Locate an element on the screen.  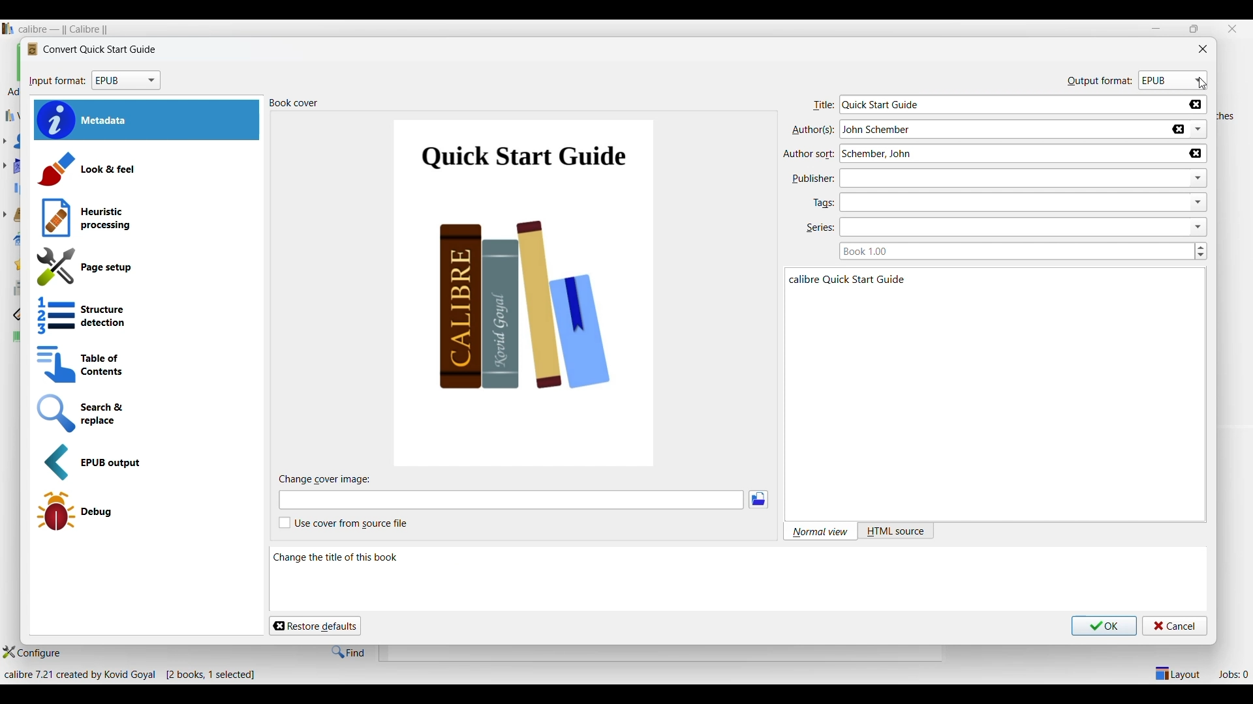
Software name is located at coordinates (67, 29).